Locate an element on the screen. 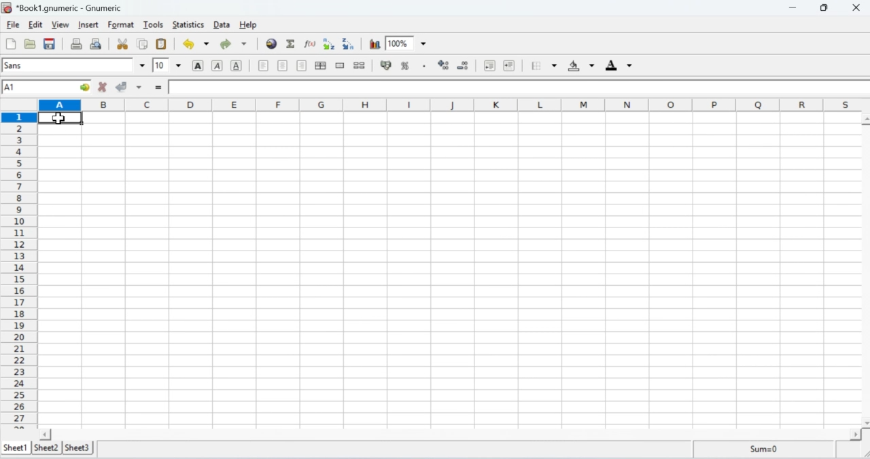  Merge a range of cells is located at coordinates (341, 66).